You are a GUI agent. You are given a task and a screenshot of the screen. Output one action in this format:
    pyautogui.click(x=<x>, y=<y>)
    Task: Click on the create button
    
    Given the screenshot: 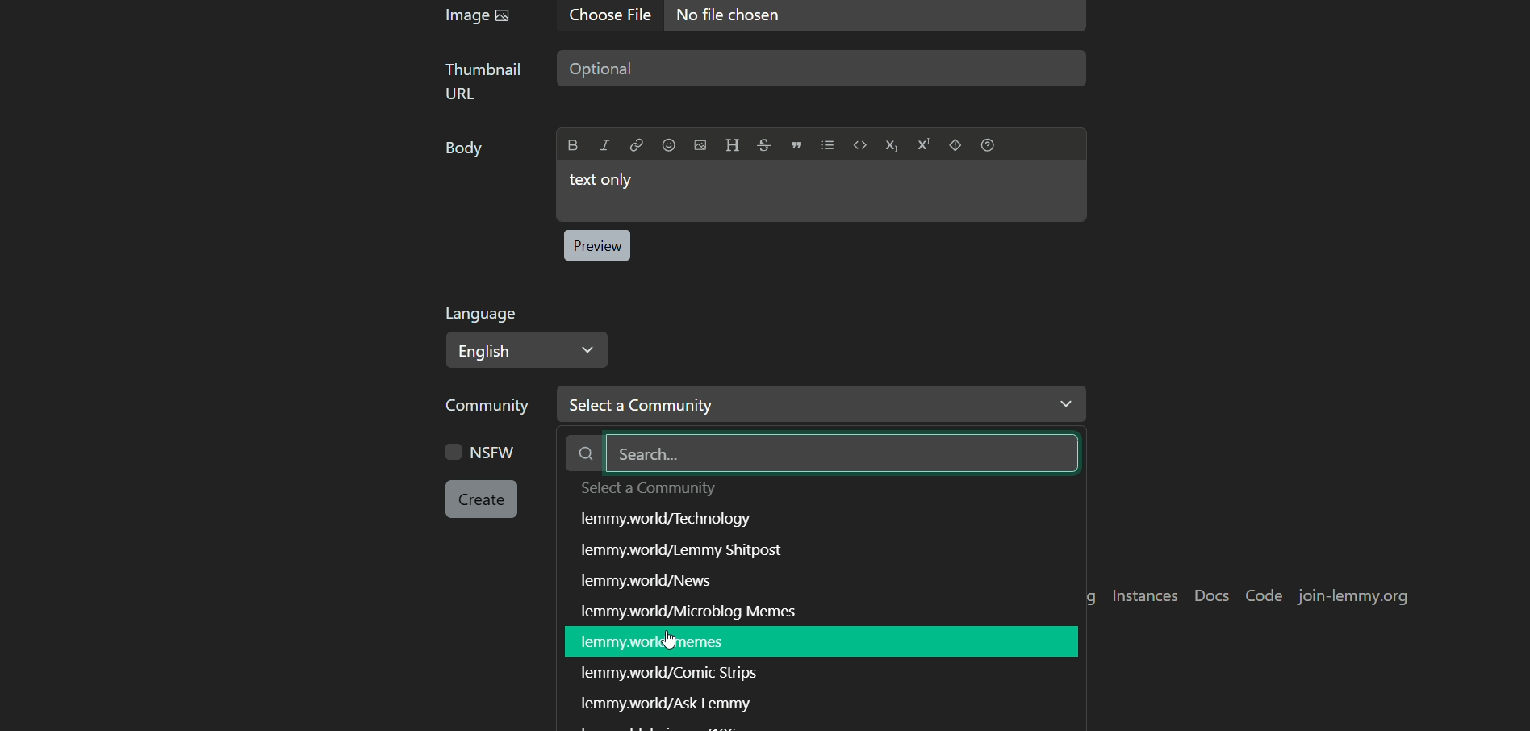 What is the action you would take?
    pyautogui.click(x=482, y=499)
    